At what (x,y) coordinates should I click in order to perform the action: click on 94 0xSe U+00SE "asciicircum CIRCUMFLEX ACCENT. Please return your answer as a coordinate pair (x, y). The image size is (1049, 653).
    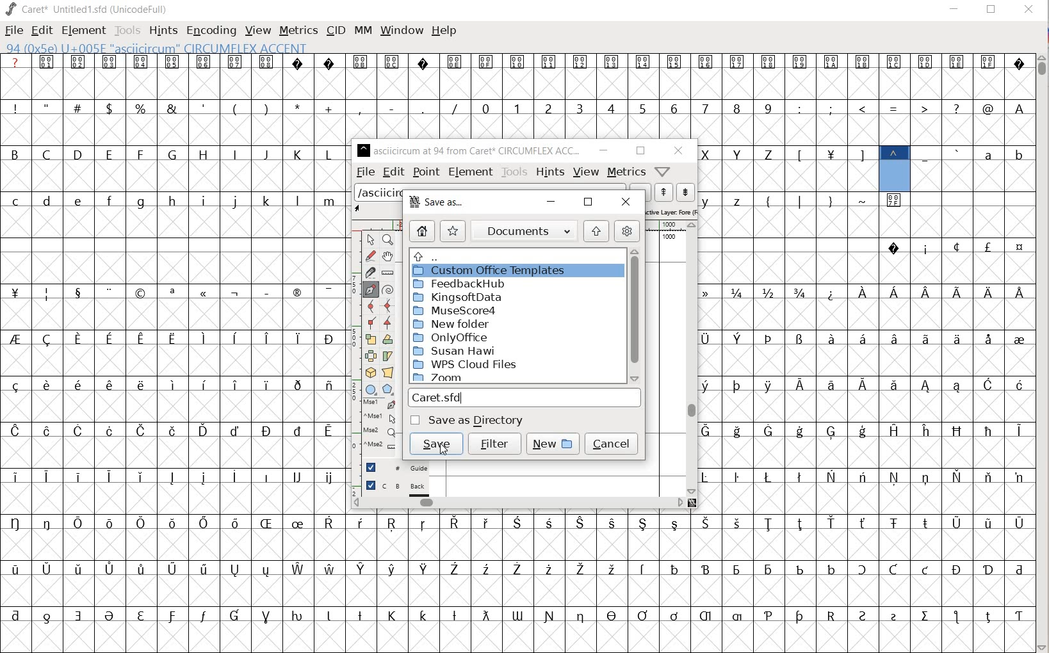
    Looking at the image, I should click on (202, 49).